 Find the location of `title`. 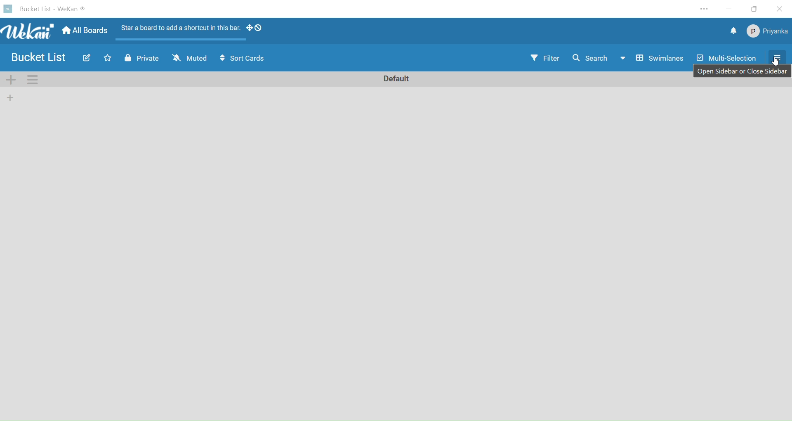

title is located at coordinates (31, 31).